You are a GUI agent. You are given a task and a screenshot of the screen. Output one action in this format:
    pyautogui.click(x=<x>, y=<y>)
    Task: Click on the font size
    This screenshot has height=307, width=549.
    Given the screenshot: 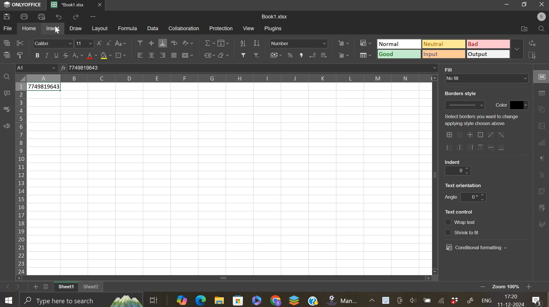 What is the action you would take?
    pyautogui.click(x=85, y=43)
    